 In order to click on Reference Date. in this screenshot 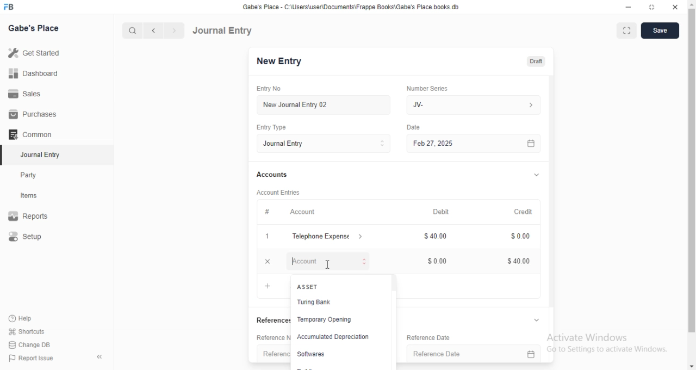, I will do `click(478, 352)`.